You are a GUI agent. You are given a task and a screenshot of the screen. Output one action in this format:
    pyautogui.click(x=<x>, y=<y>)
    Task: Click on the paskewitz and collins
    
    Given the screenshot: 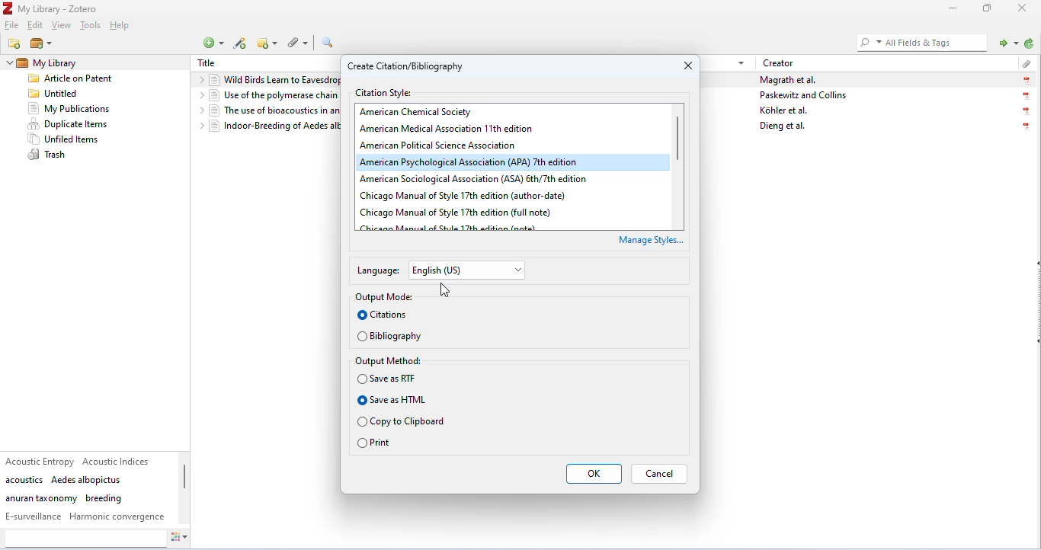 What is the action you would take?
    pyautogui.click(x=806, y=95)
    